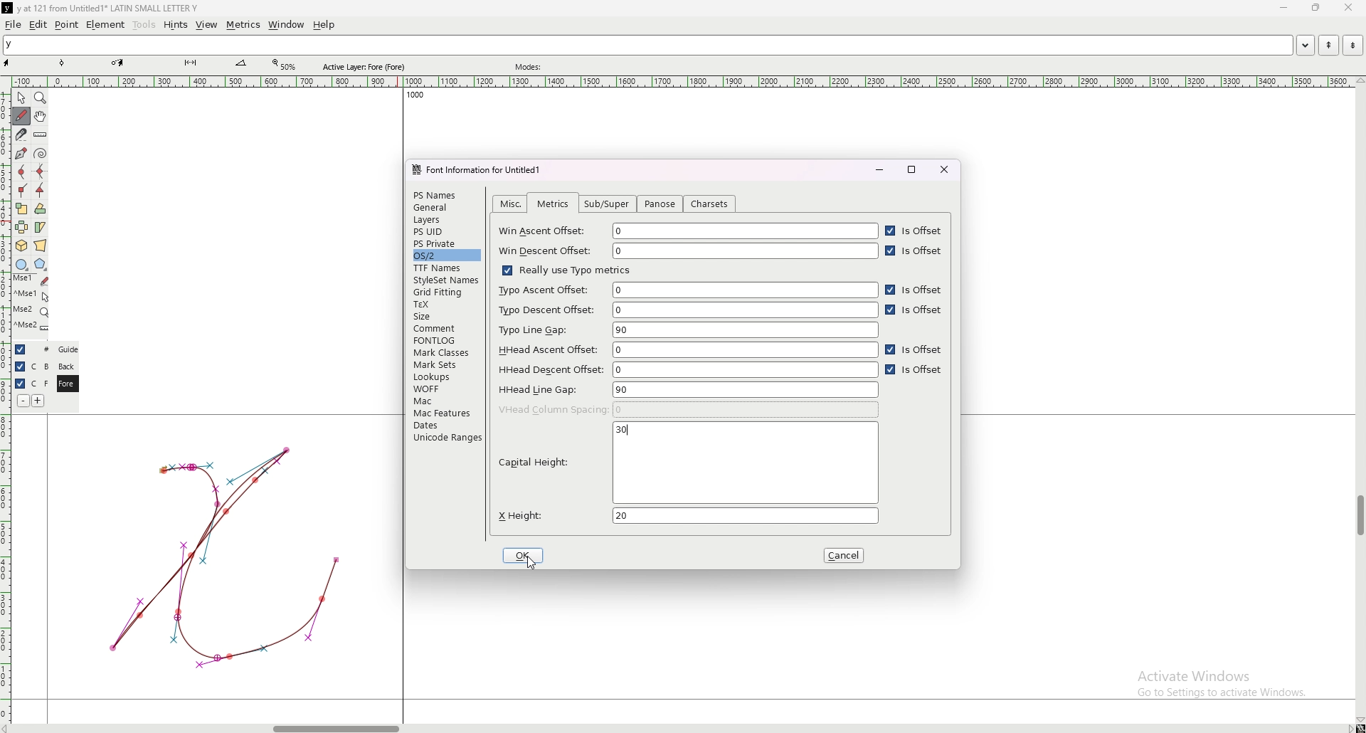 The image size is (1366, 733). Describe the element at coordinates (31, 311) in the screenshot. I see `mse 2` at that location.